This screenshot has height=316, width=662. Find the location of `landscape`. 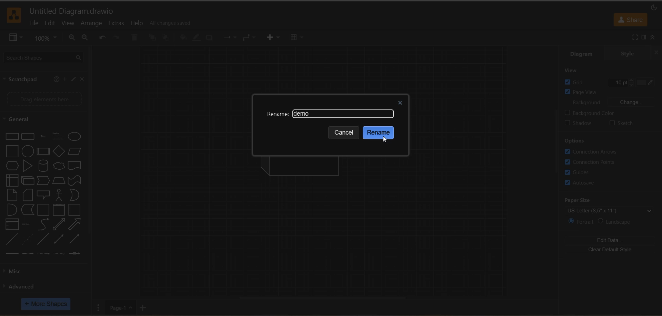

landscape is located at coordinates (619, 222).